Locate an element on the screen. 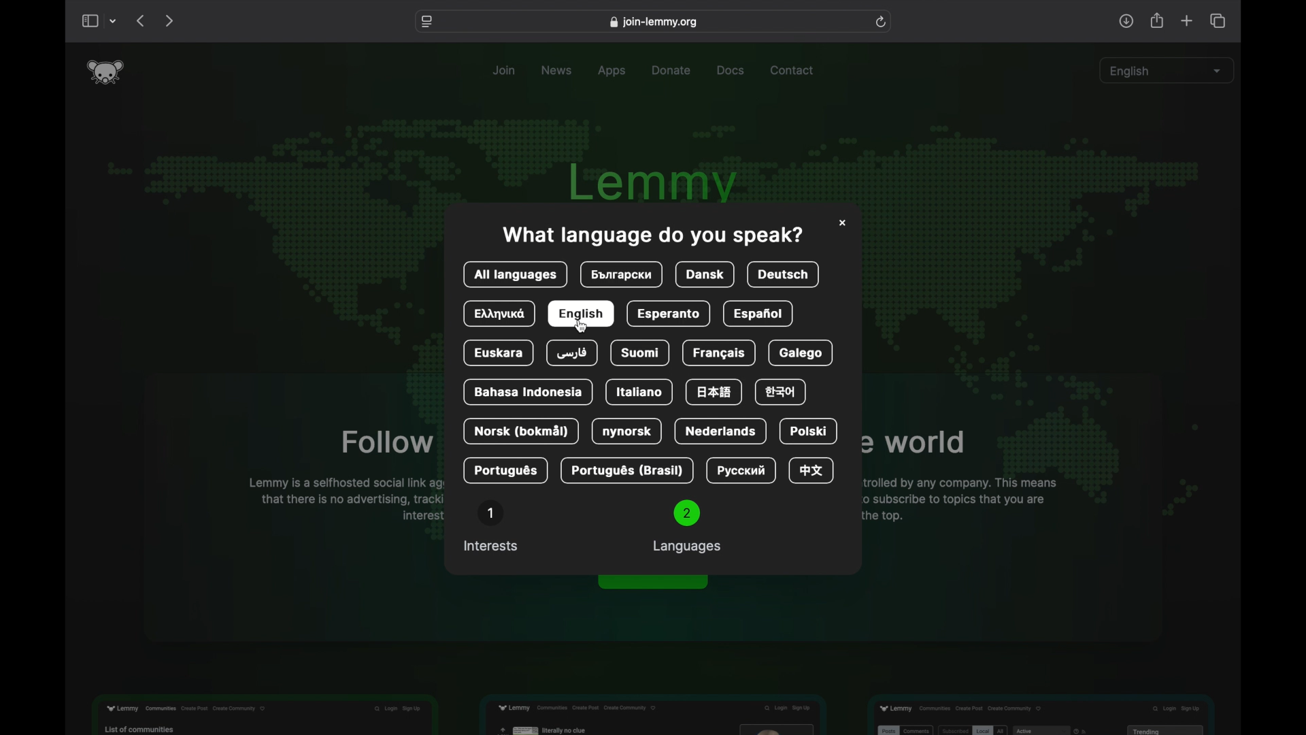 This screenshot has width=1306, height=735. language is located at coordinates (781, 392).